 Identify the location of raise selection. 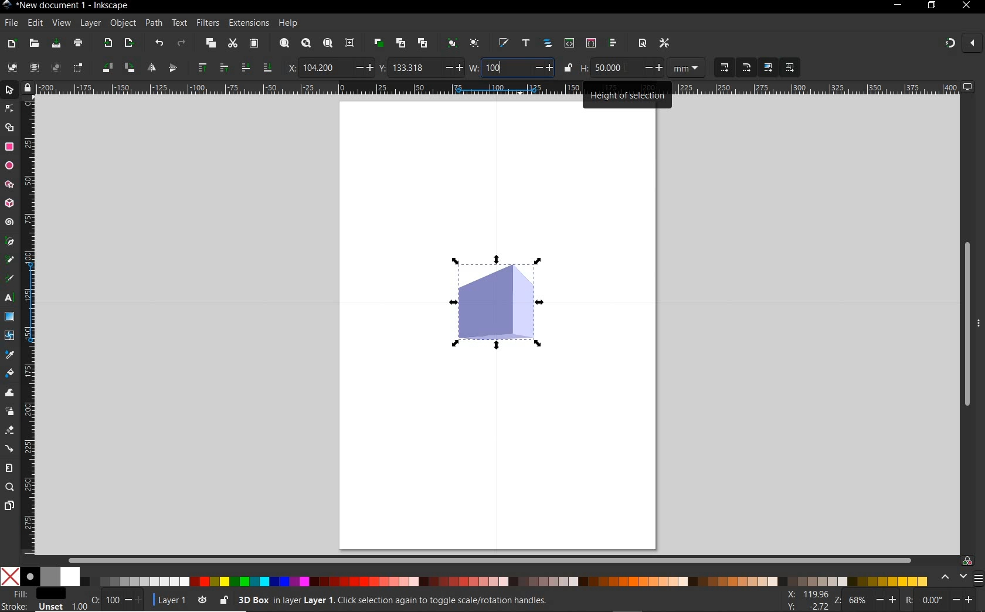
(202, 69).